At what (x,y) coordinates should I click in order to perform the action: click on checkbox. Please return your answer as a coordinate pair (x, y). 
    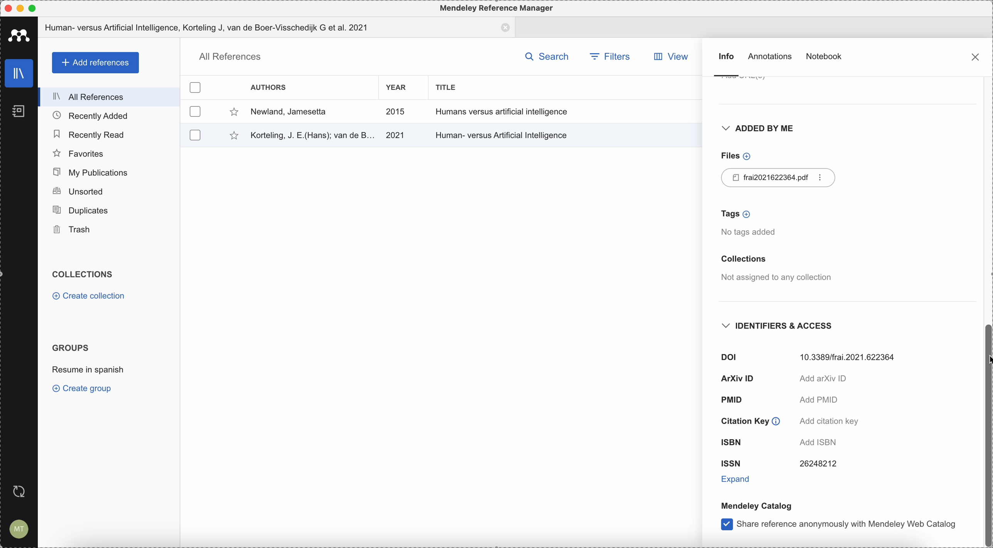
    Looking at the image, I should click on (194, 134).